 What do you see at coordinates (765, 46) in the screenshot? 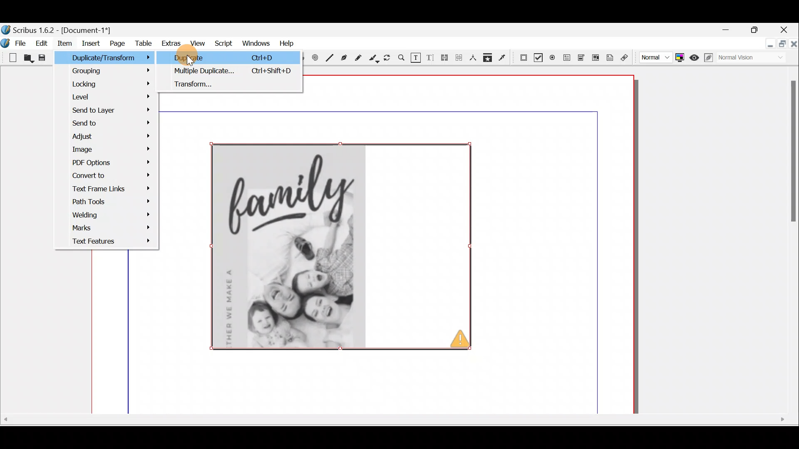
I see `Minimise` at bounding box center [765, 46].